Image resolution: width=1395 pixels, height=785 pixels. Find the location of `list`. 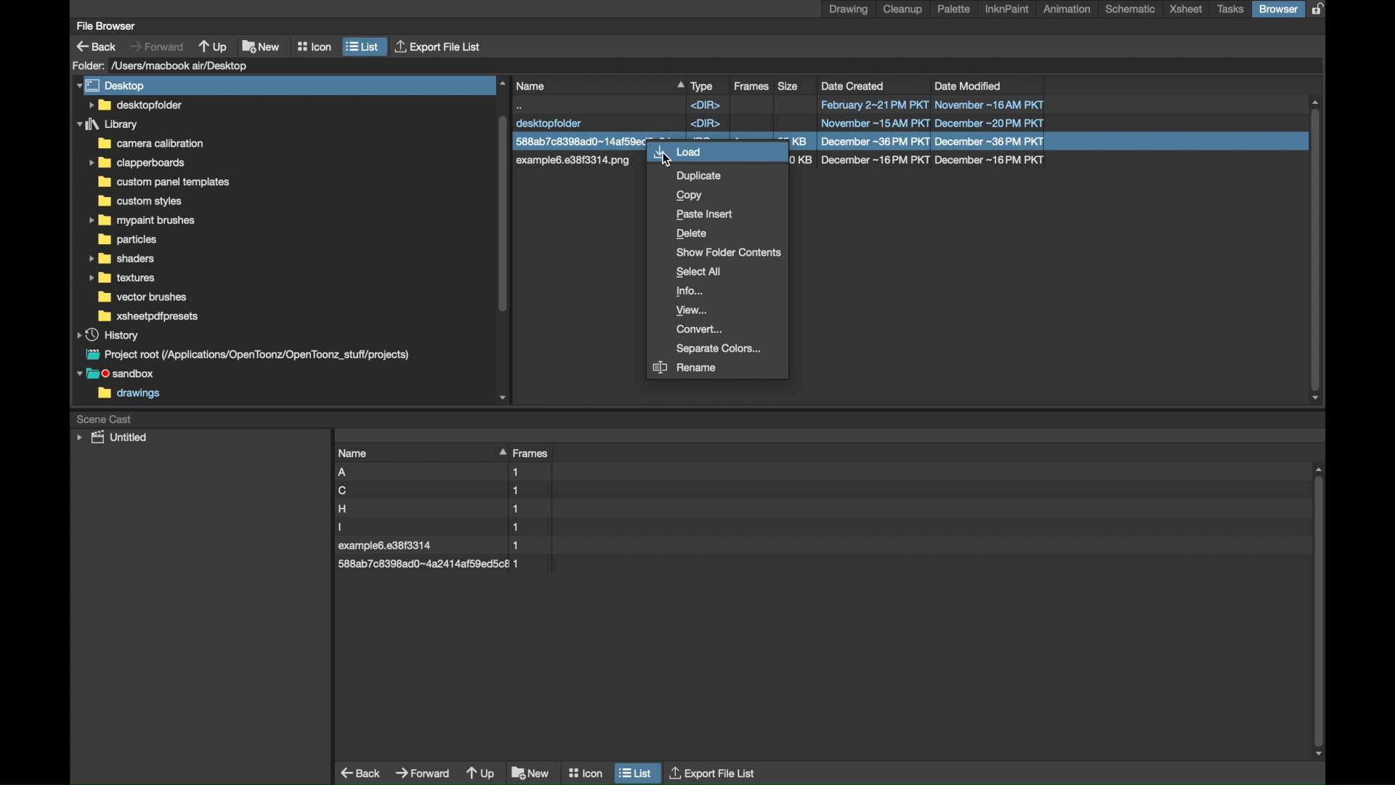

list is located at coordinates (636, 772).